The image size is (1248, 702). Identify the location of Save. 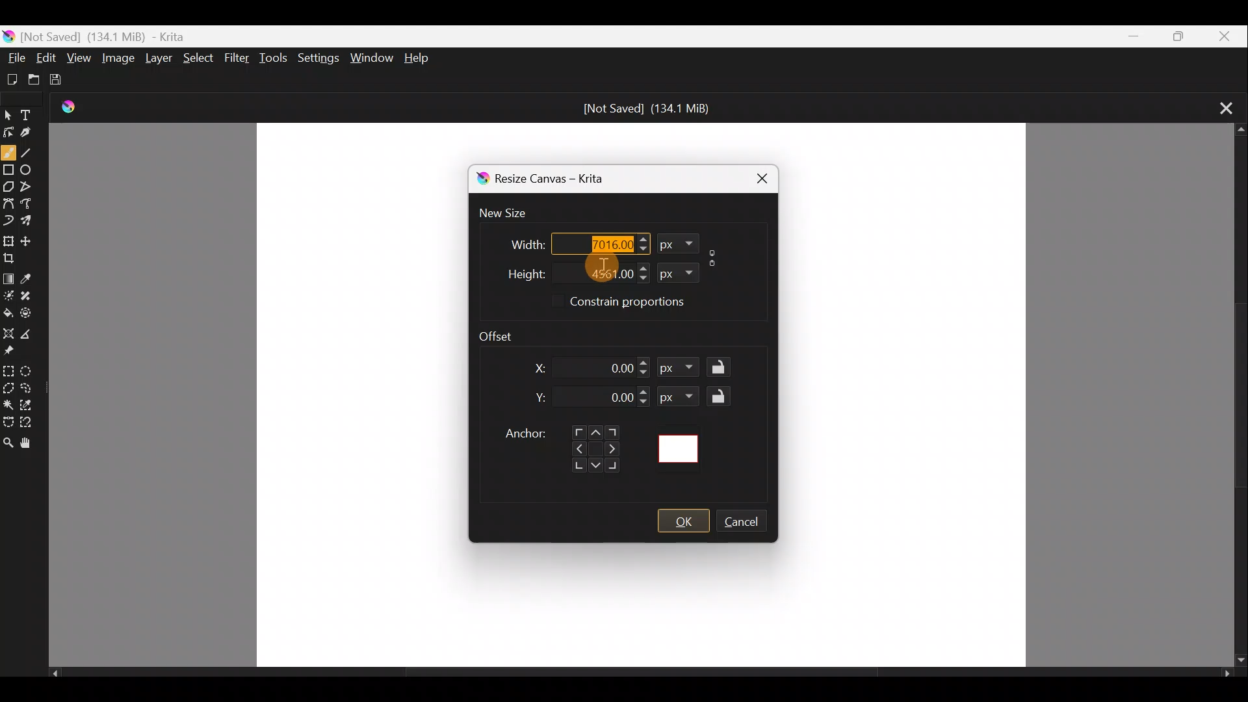
(68, 83).